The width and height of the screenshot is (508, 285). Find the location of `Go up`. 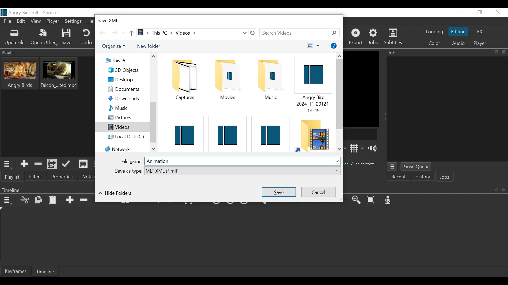

Go up is located at coordinates (131, 32).